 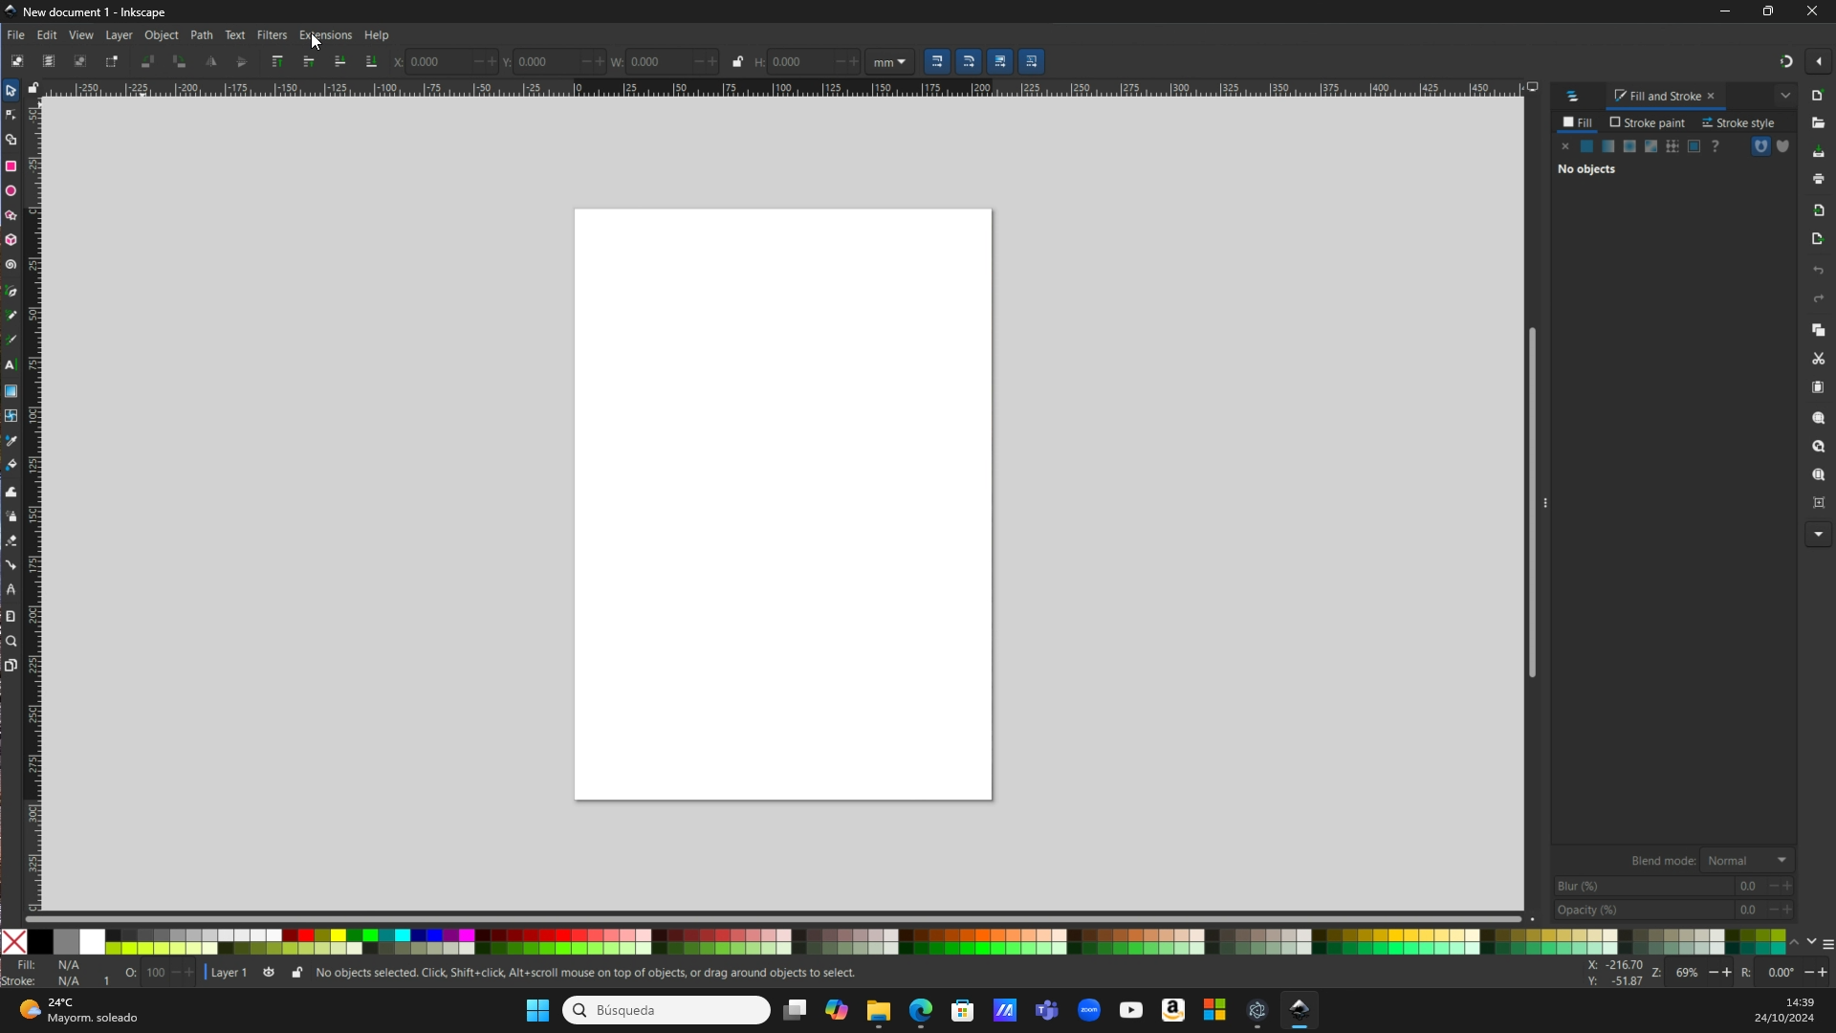 I want to click on Filters, so click(x=275, y=36).